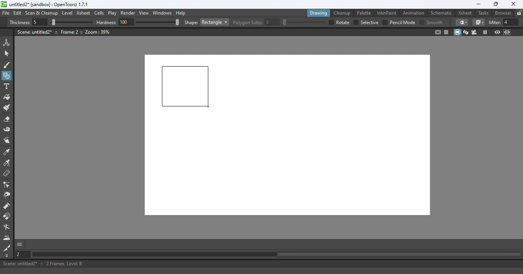 The image size is (523, 274). What do you see at coordinates (462, 22) in the screenshot?
I see `Border corners` at bounding box center [462, 22].